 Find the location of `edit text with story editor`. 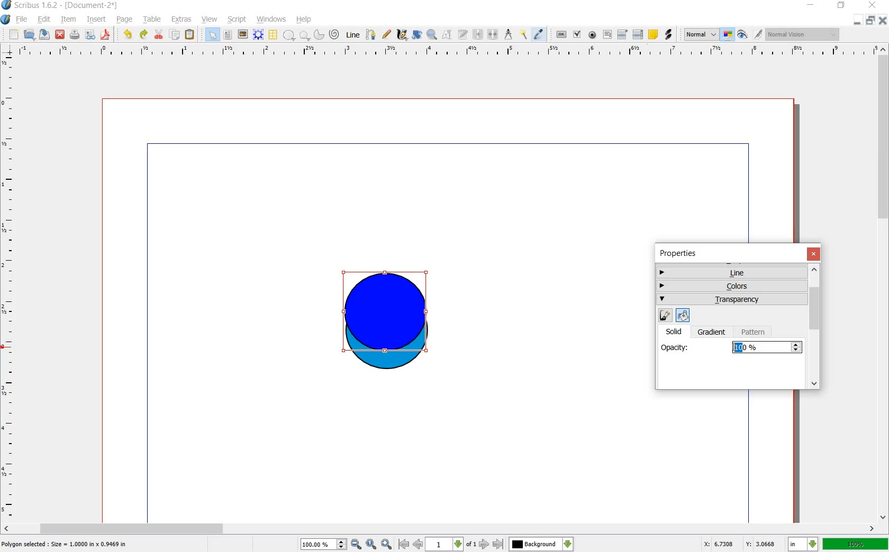

edit text with story editor is located at coordinates (463, 35).